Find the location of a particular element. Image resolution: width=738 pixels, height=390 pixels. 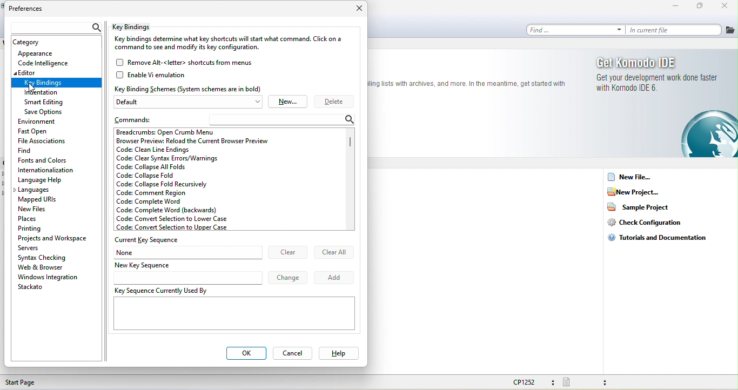

appearance is located at coordinates (42, 53).